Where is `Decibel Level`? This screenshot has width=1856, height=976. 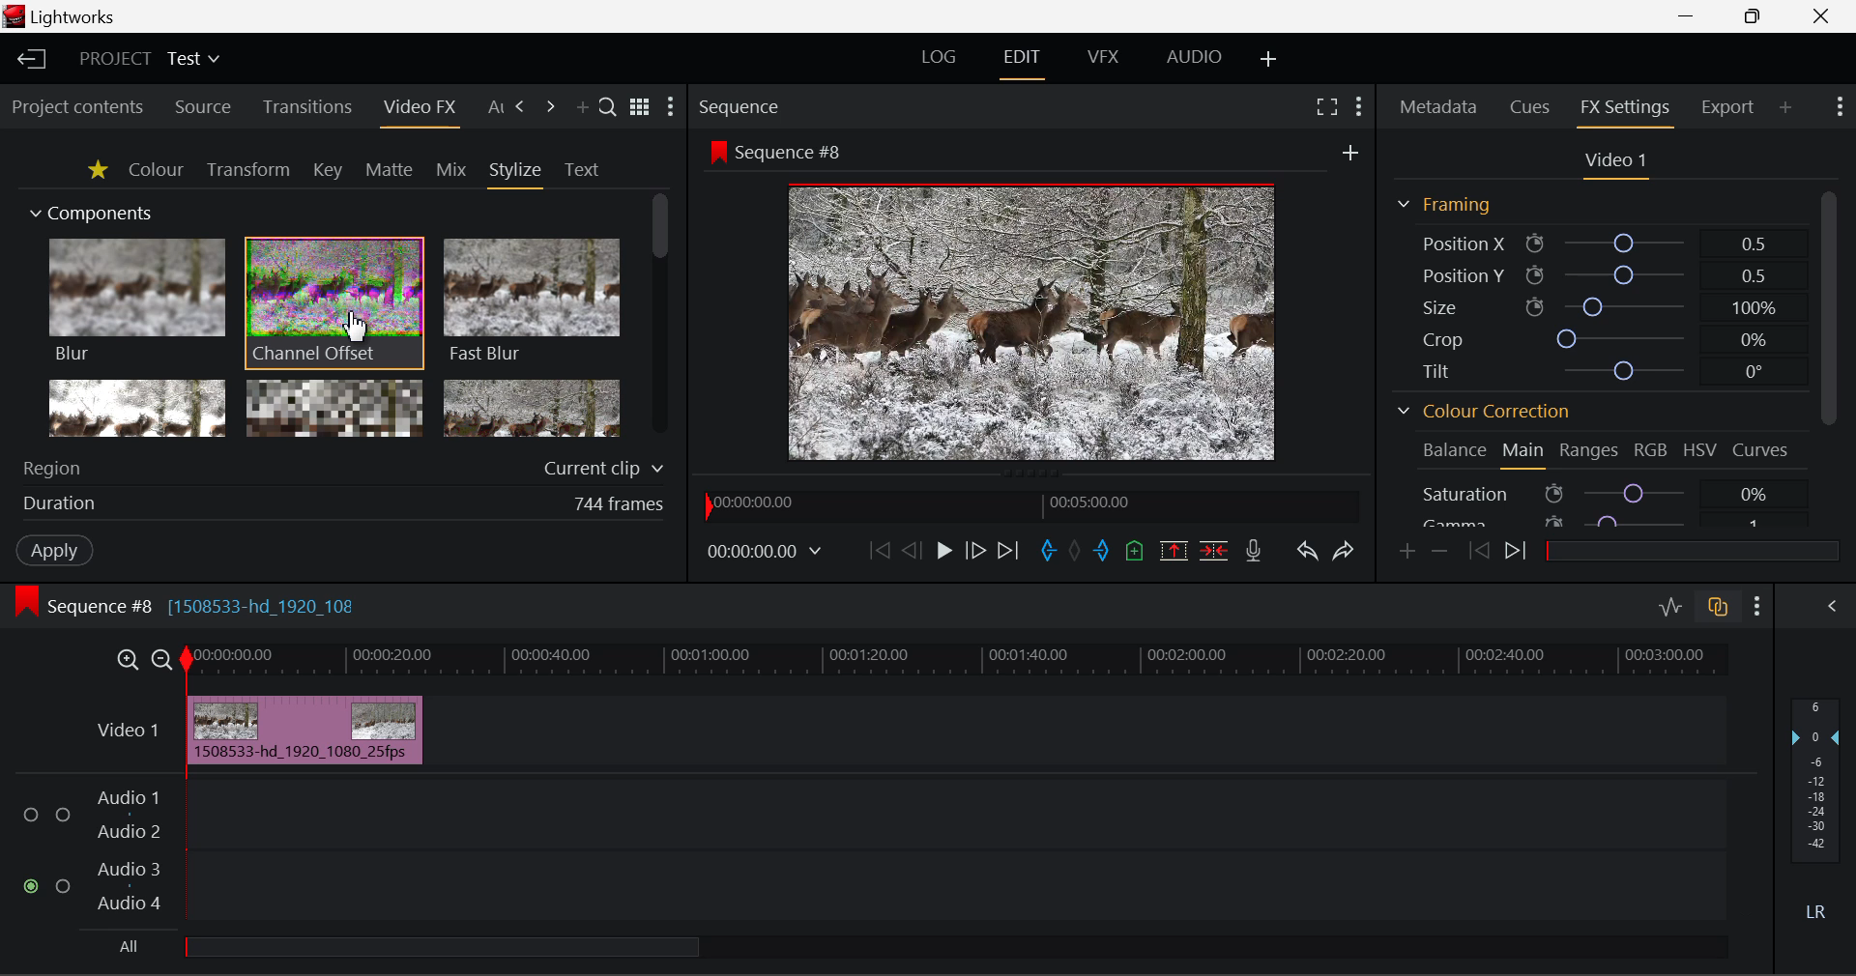
Decibel Level is located at coordinates (1817, 807).